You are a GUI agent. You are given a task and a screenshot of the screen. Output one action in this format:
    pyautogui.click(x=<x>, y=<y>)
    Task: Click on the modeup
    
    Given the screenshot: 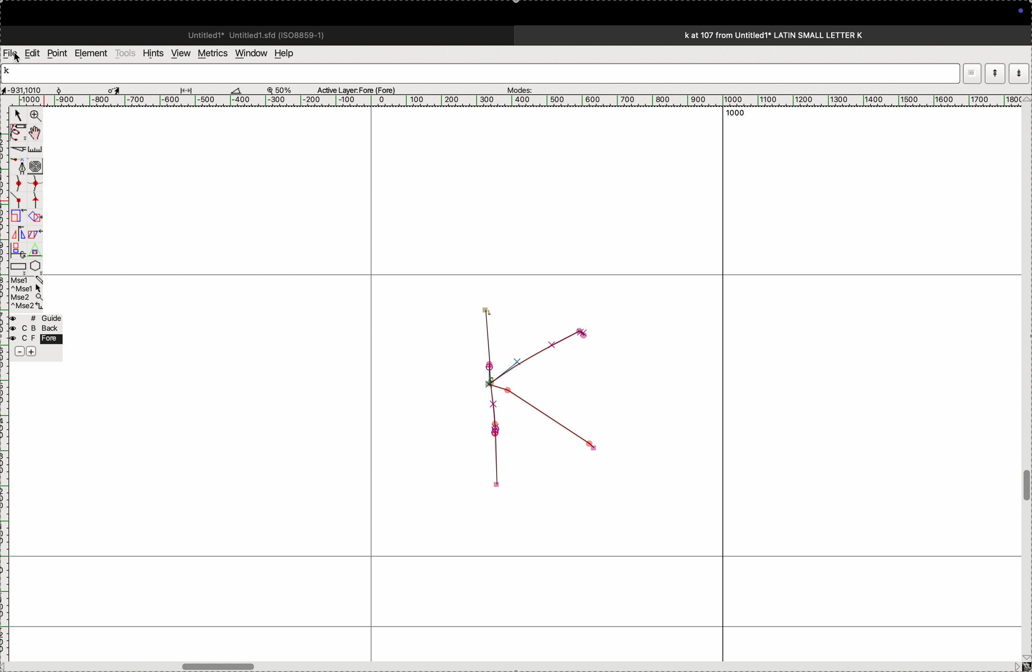 What is the action you would take?
    pyautogui.click(x=995, y=73)
    